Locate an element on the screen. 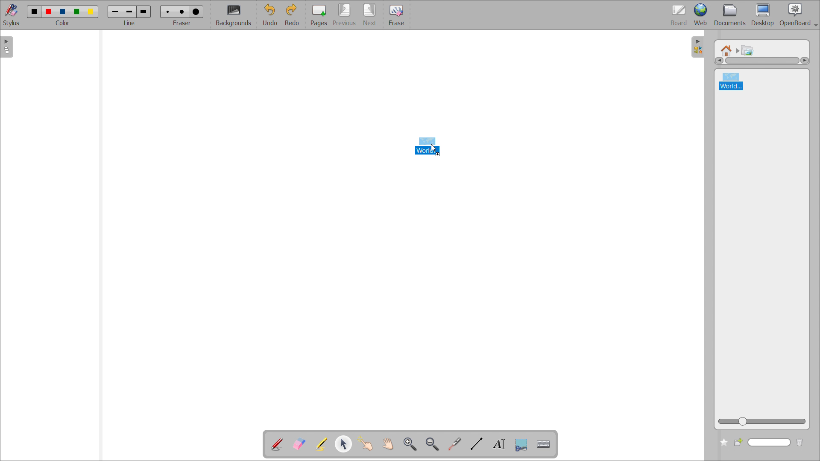 Image resolution: width=820 pixels, height=461 pixels. add to favorites is located at coordinates (724, 443).